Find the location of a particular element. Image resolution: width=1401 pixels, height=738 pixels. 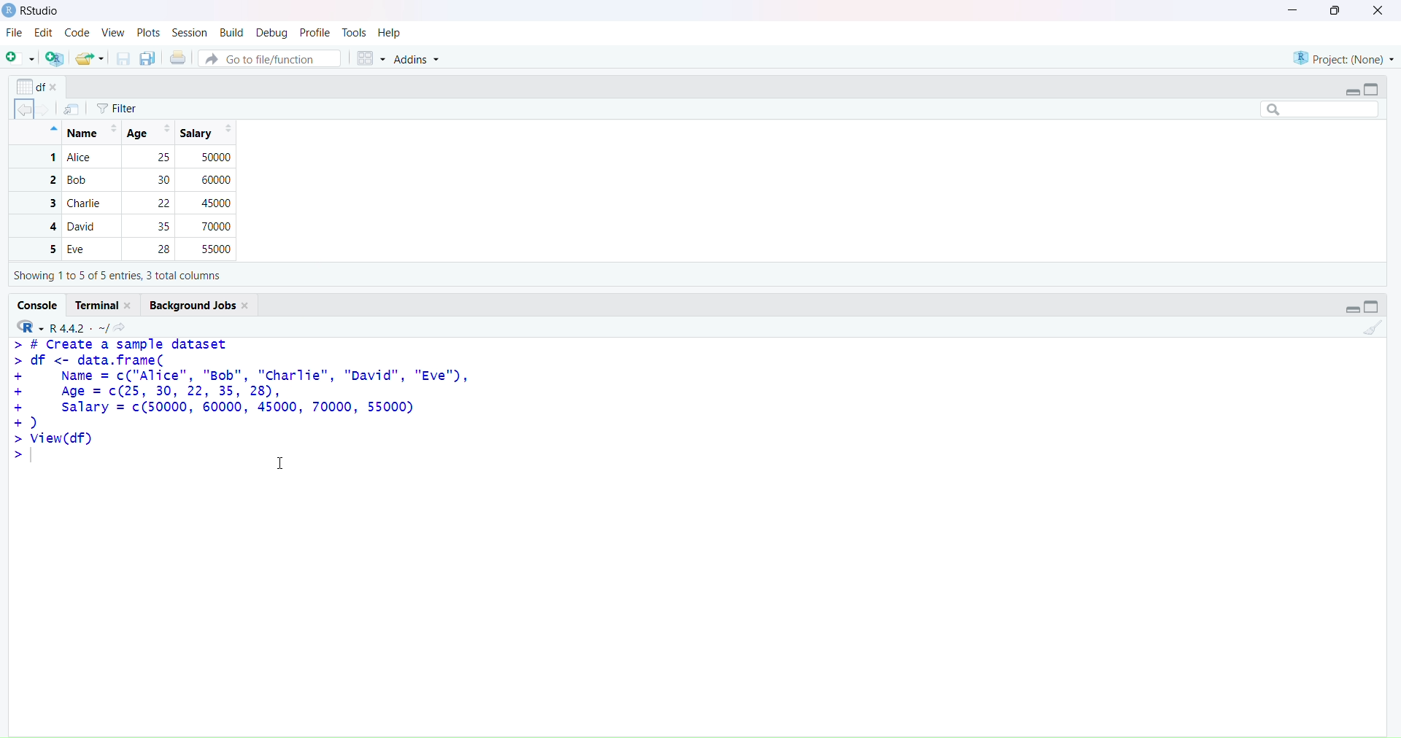

debug is located at coordinates (271, 33).